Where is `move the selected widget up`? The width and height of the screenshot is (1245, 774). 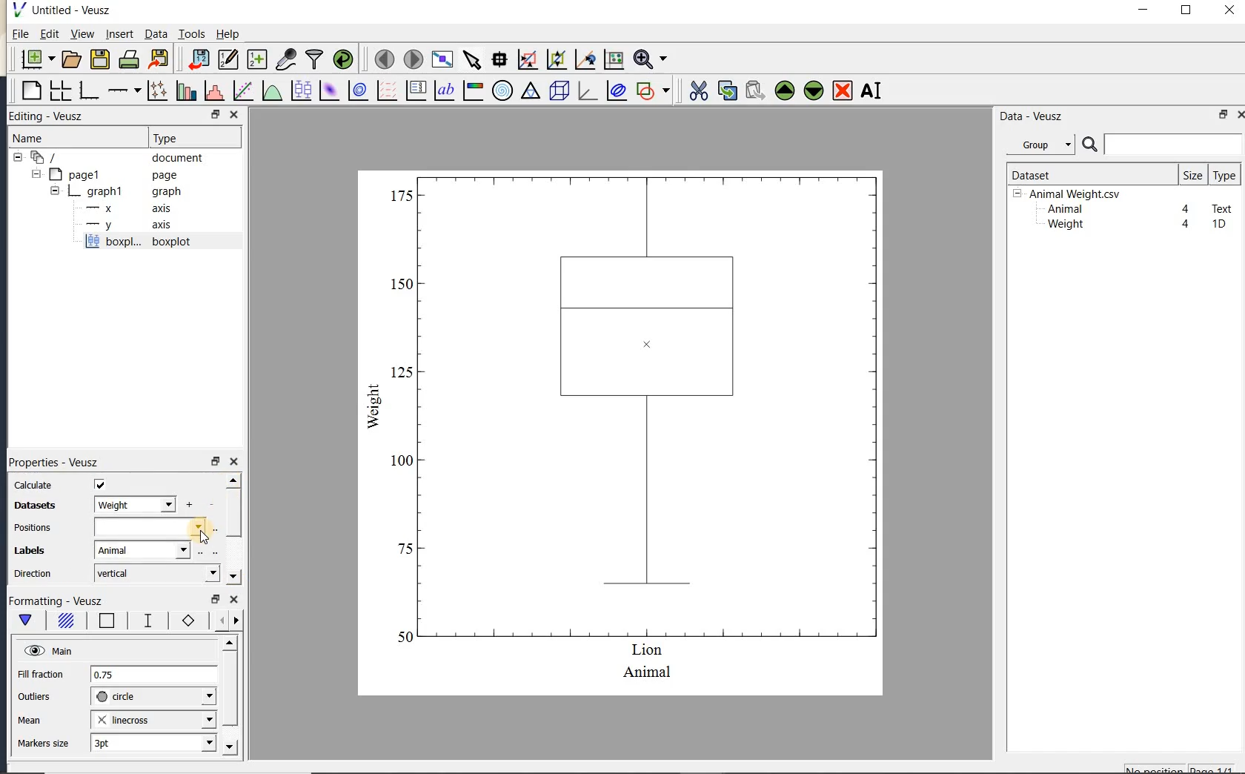
move the selected widget up is located at coordinates (785, 91).